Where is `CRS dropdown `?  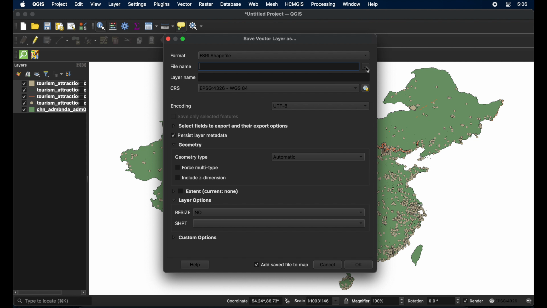 CRS dropdown  is located at coordinates (279, 89).